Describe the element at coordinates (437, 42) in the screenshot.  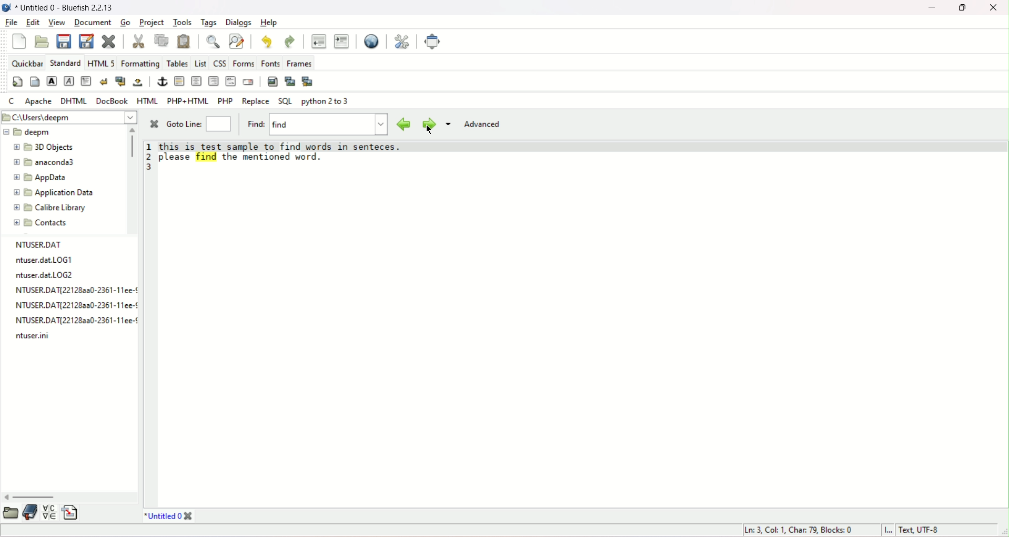
I see `fullscreen` at that location.